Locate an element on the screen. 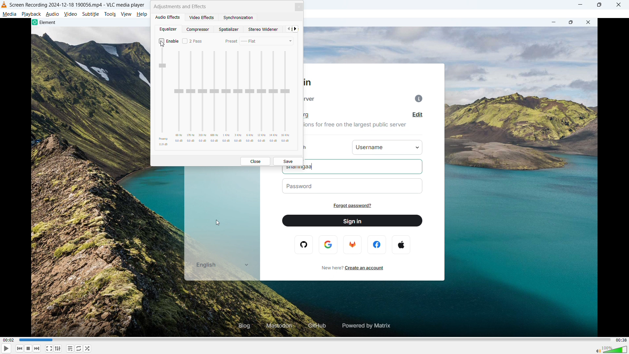 Image resolution: width=629 pixels, height=354 pixels. Audio  is located at coordinates (53, 14).